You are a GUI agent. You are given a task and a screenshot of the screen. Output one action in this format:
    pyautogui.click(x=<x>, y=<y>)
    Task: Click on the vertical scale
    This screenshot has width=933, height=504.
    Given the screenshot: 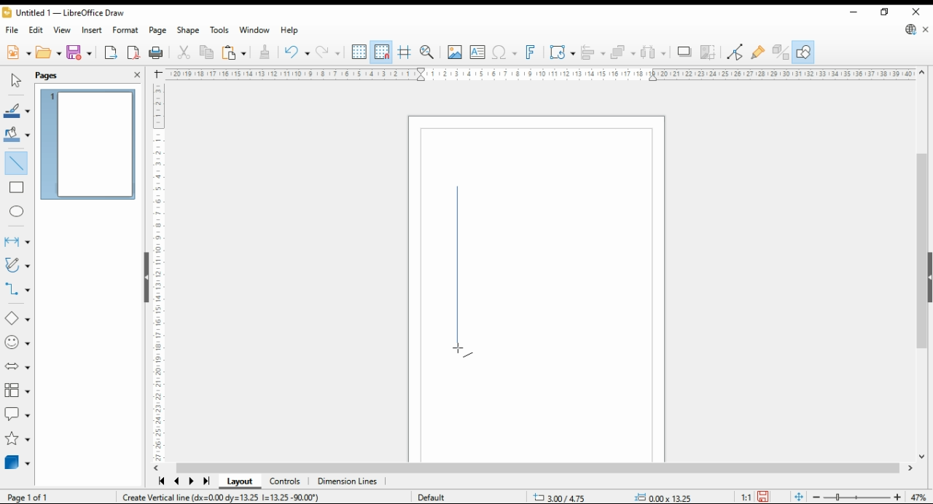 What is the action you would take?
    pyautogui.click(x=160, y=269)
    